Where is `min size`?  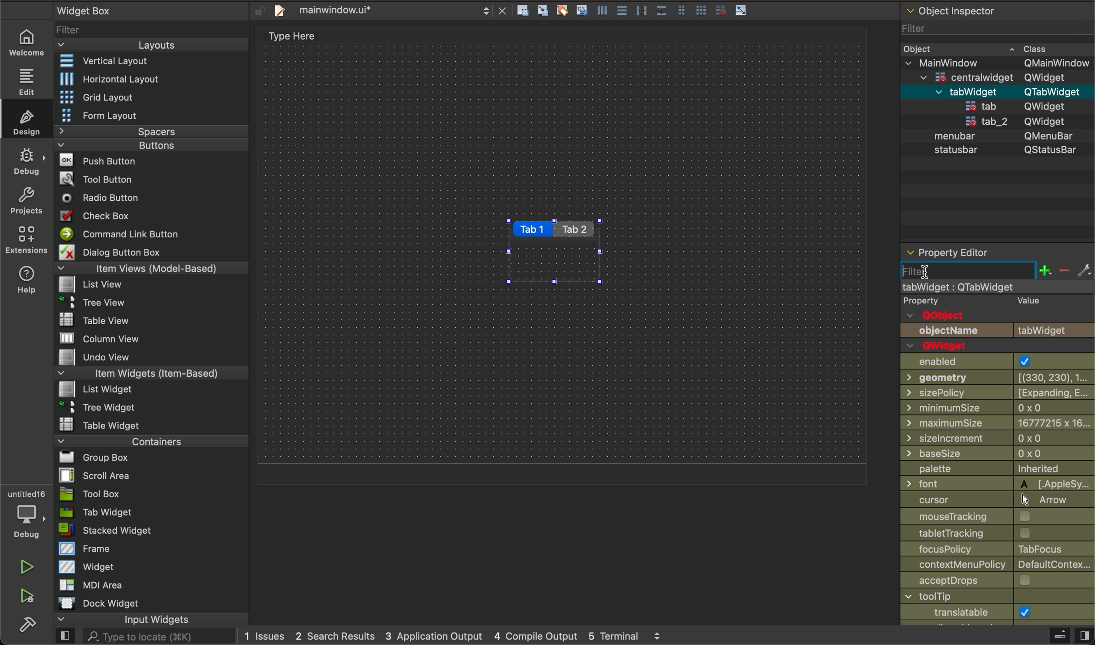
min size is located at coordinates (998, 409).